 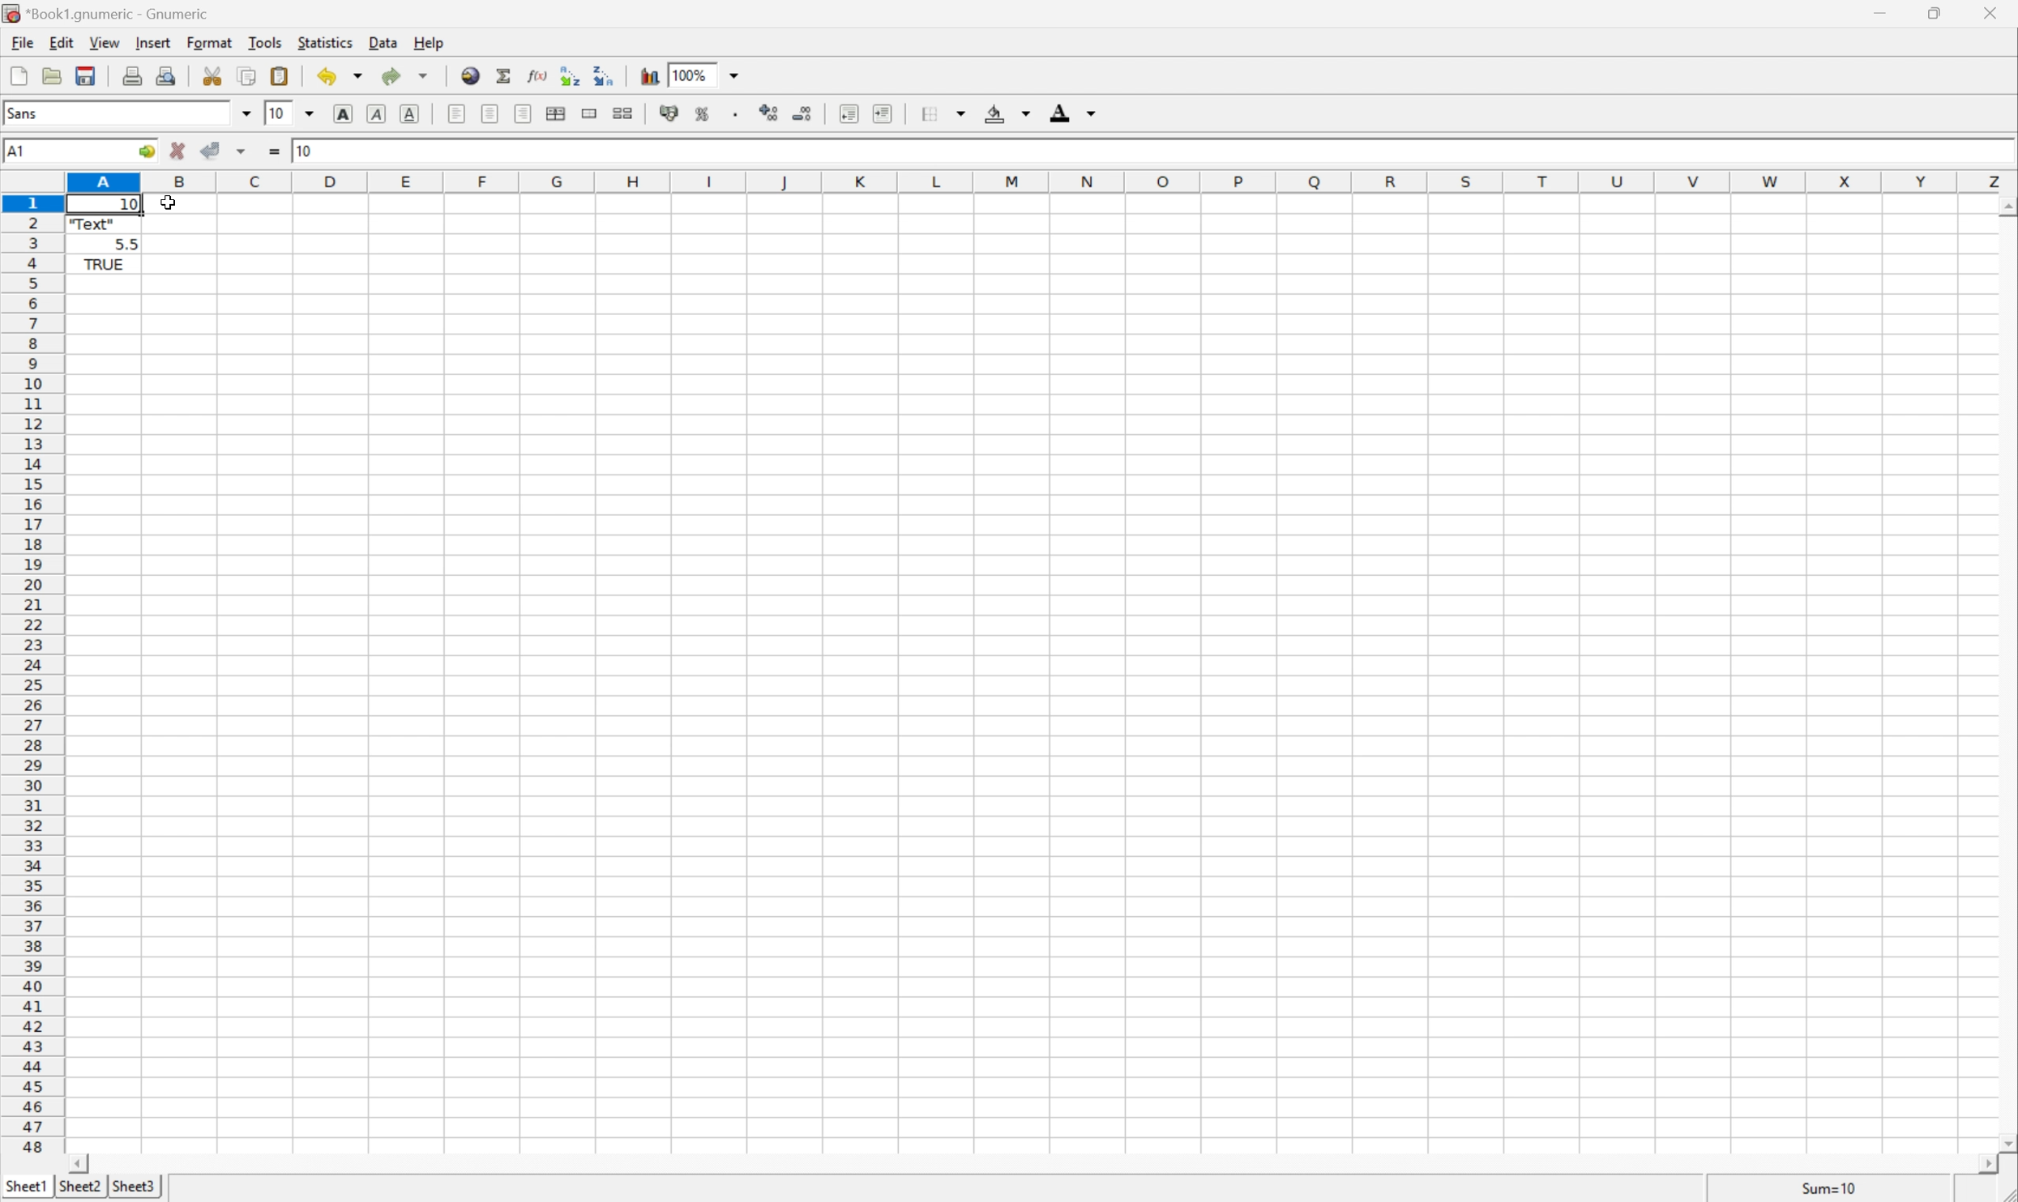 What do you see at coordinates (79, 1188) in the screenshot?
I see `Sheet2` at bounding box center [79, 1188].